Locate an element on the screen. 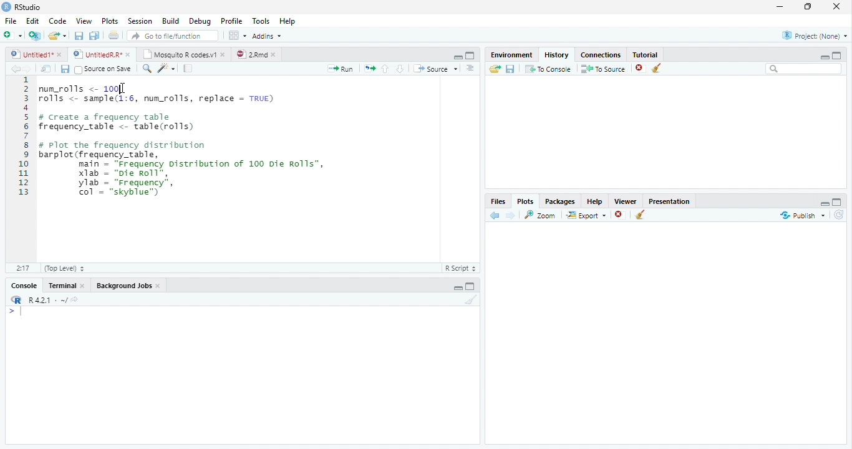  Find/Replace is located at coordinates (145, 69).